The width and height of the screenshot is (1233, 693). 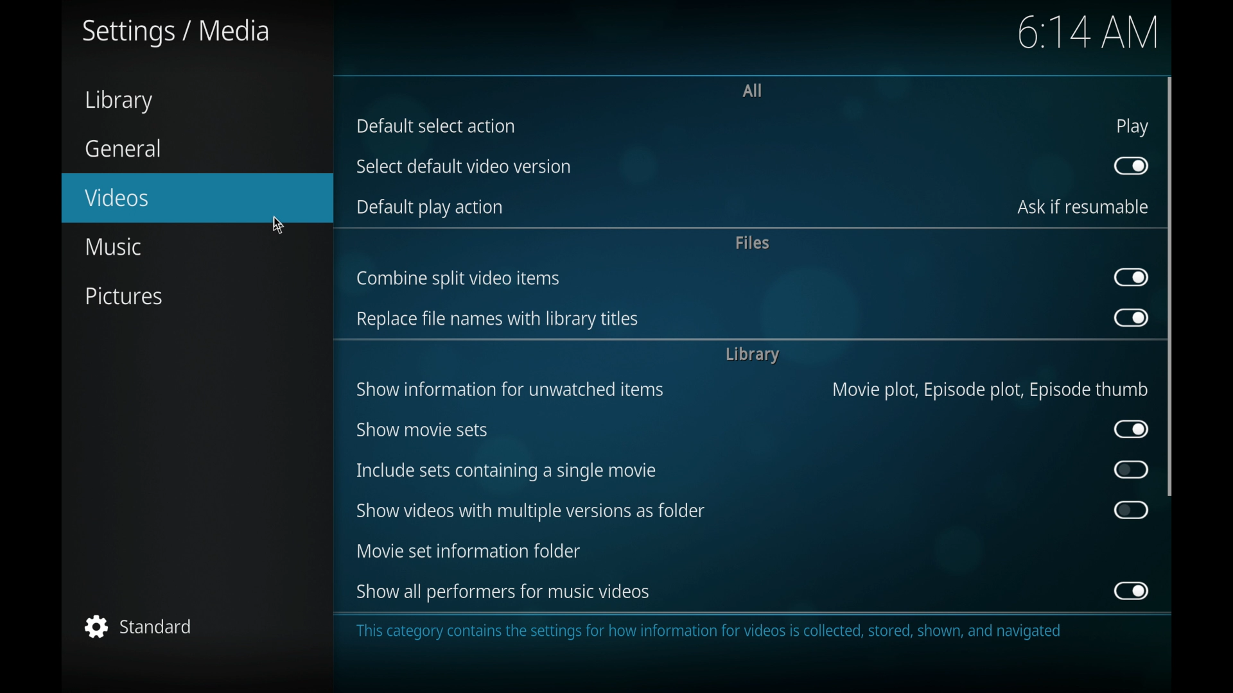 What do you see at coordinates (114, 246) in the screenshot?
I see `music` at bounding box center [114, 246].